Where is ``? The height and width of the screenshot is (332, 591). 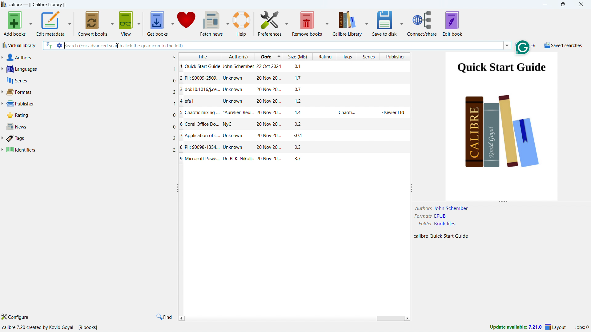  is located at coordinates (187, 23).